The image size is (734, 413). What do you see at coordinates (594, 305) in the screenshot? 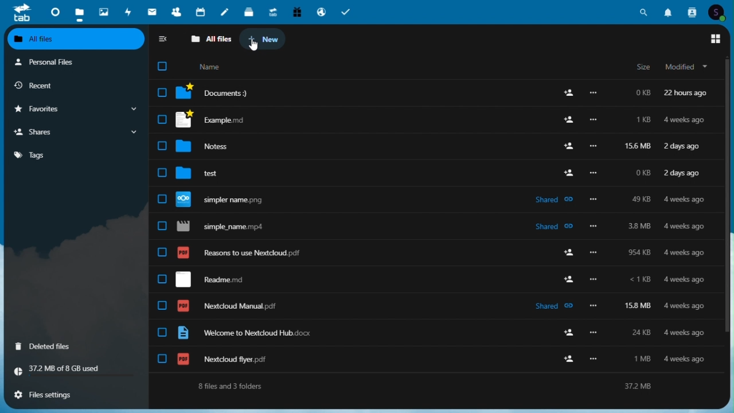
I see `more options` at bounding box center [594, 305].